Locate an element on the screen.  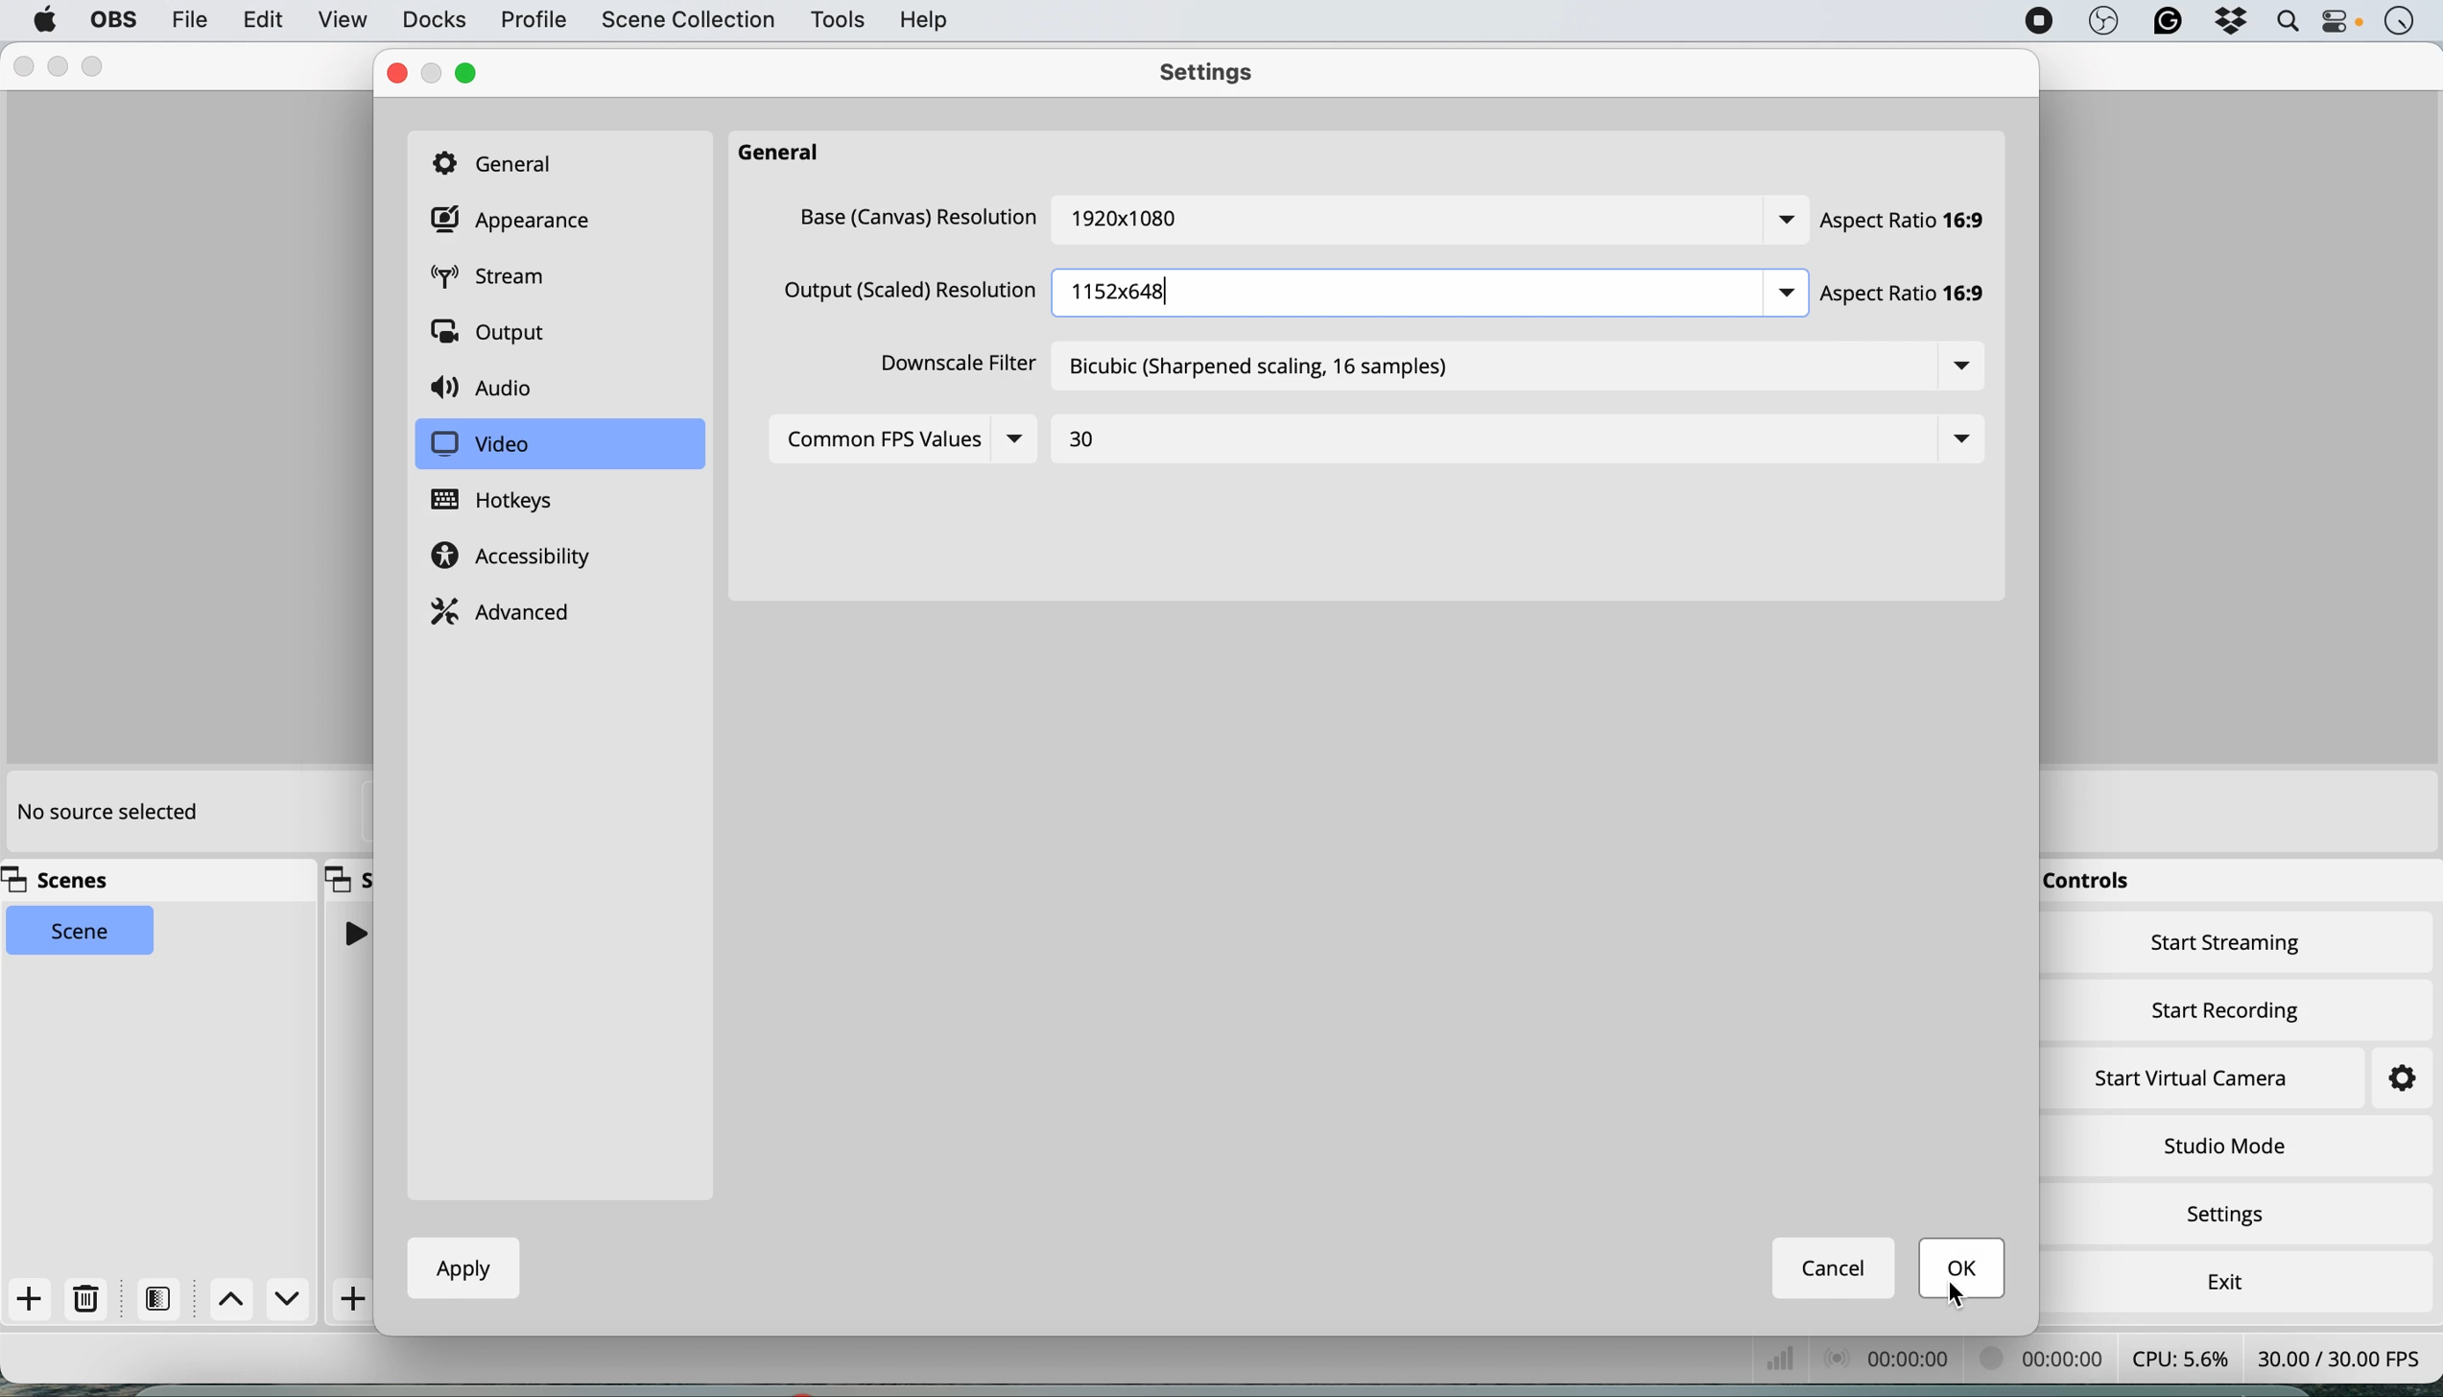
Play  is located at coordinates (353, 933).